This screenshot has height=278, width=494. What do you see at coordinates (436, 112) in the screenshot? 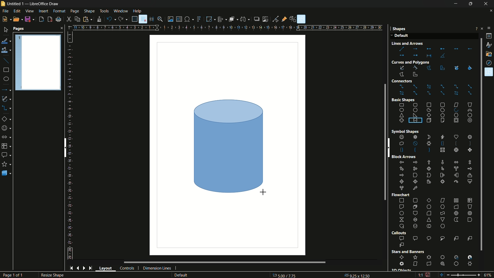
I see `basic shapes` at bounding box center [436, 112].